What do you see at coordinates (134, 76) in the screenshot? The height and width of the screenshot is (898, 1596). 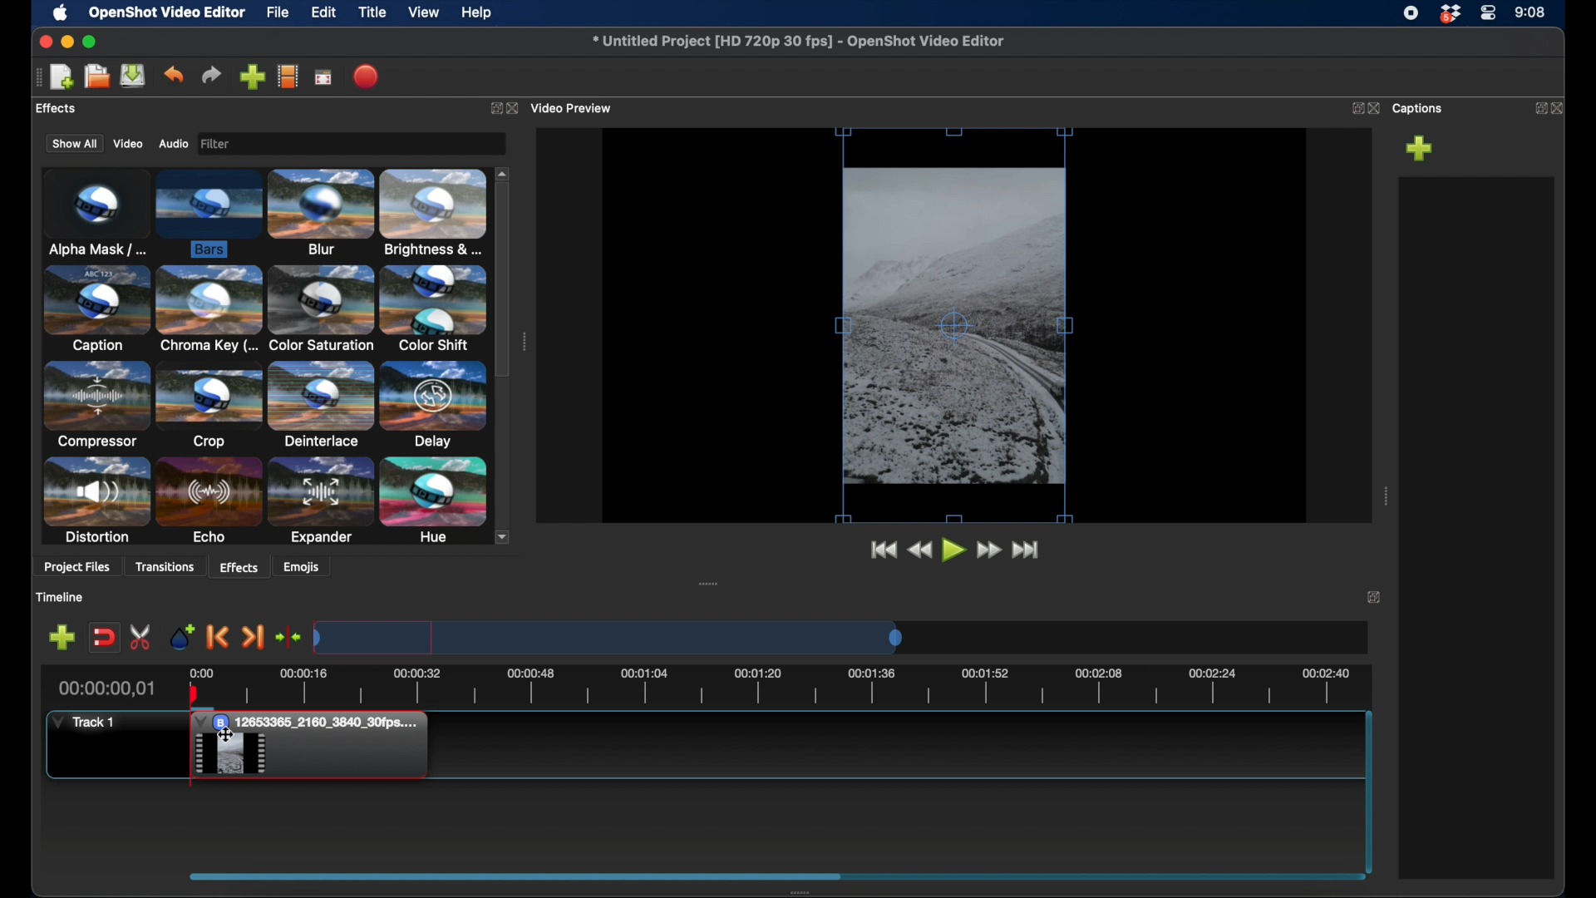 I see `save project` at bounding box center [134, 76].